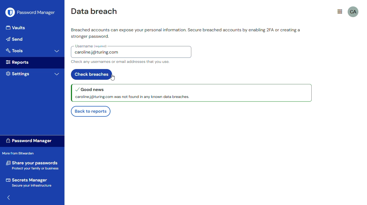 The width and height of the screenshot is (367, 205). What do you see at coordinates (94, 11) in the screenshot?
I see `data breach` at bounding box center [94, 11].